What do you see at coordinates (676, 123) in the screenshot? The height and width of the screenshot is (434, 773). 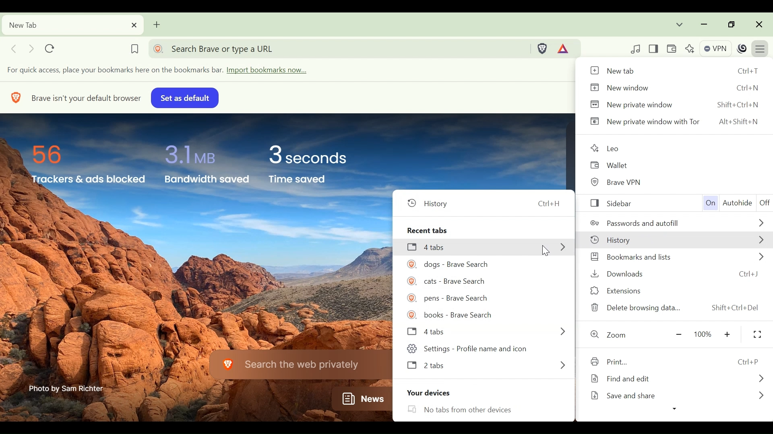 I see `New private window with Tor Alt+Shift+N` at bounding box center [676, 123].